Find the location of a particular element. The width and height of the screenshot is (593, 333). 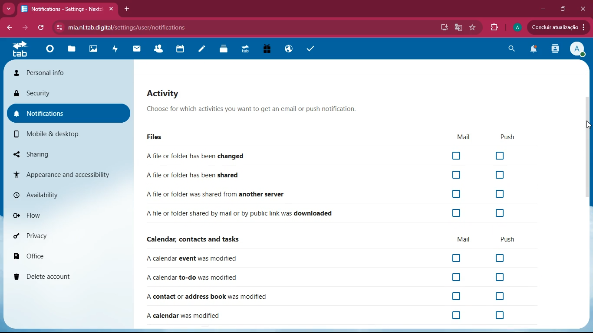

A calendar was modified is located at coordinates (184, 317).